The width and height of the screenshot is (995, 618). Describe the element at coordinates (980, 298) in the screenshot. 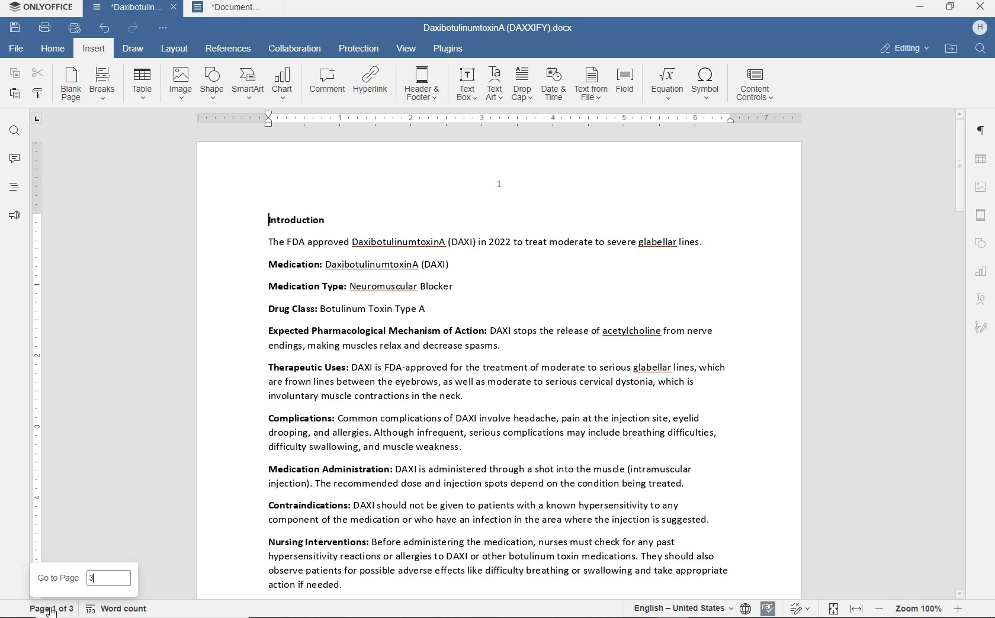

I see `textart` at that location.